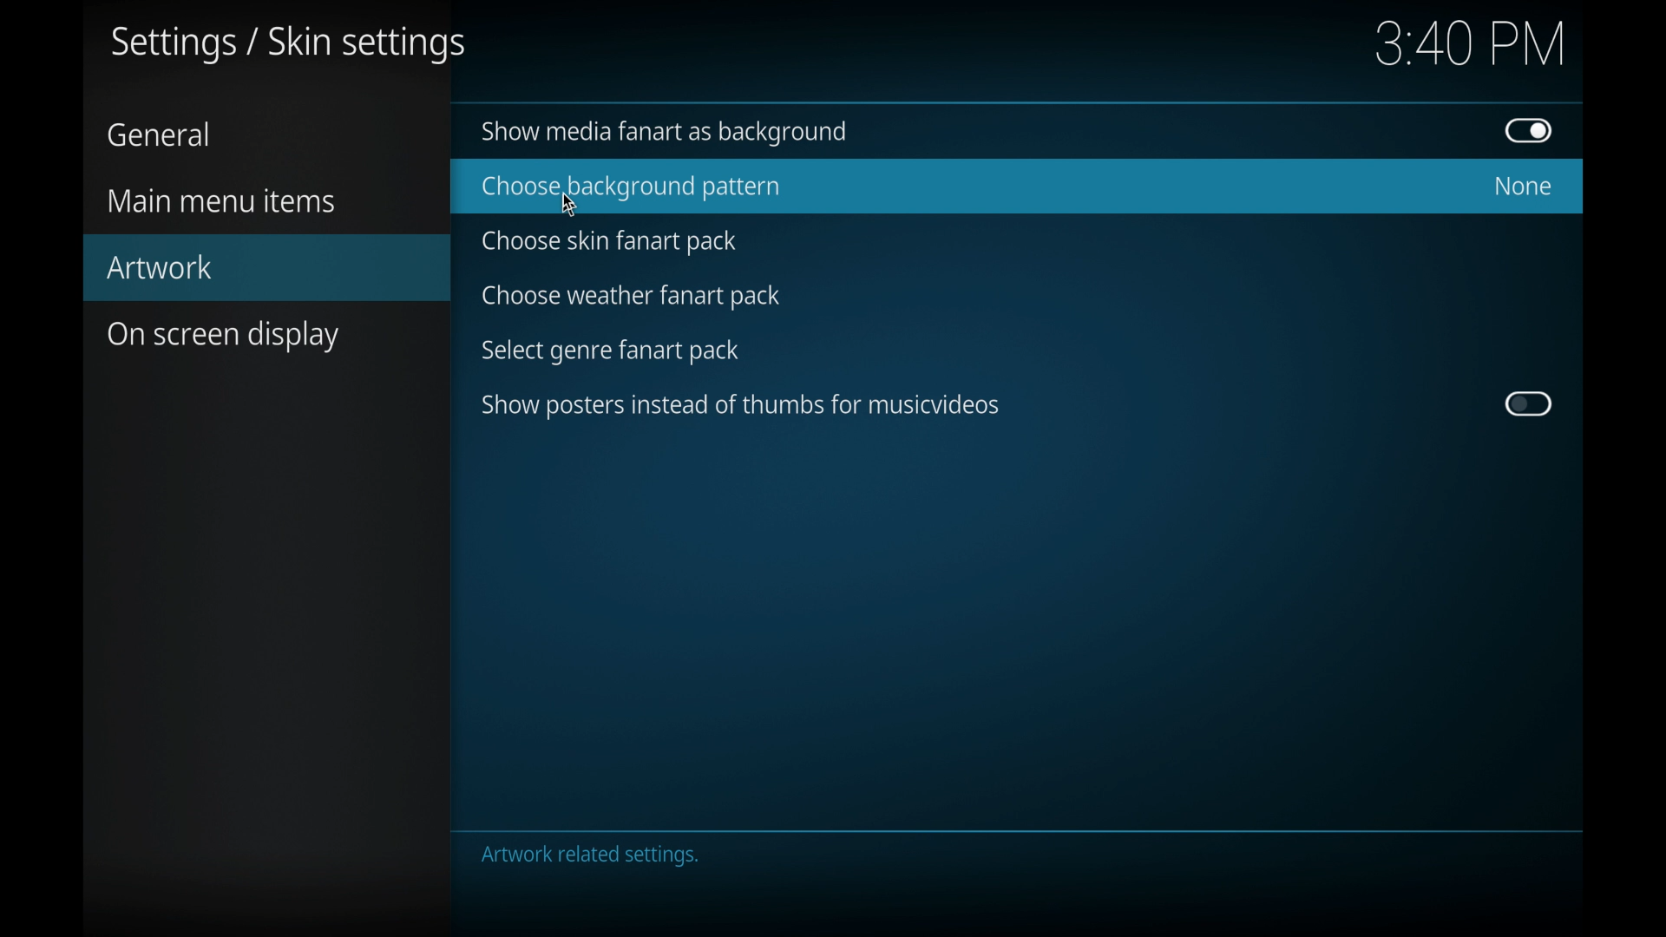 The image size is (1666, 937). I want to click on on screen display, so click(224, 337).